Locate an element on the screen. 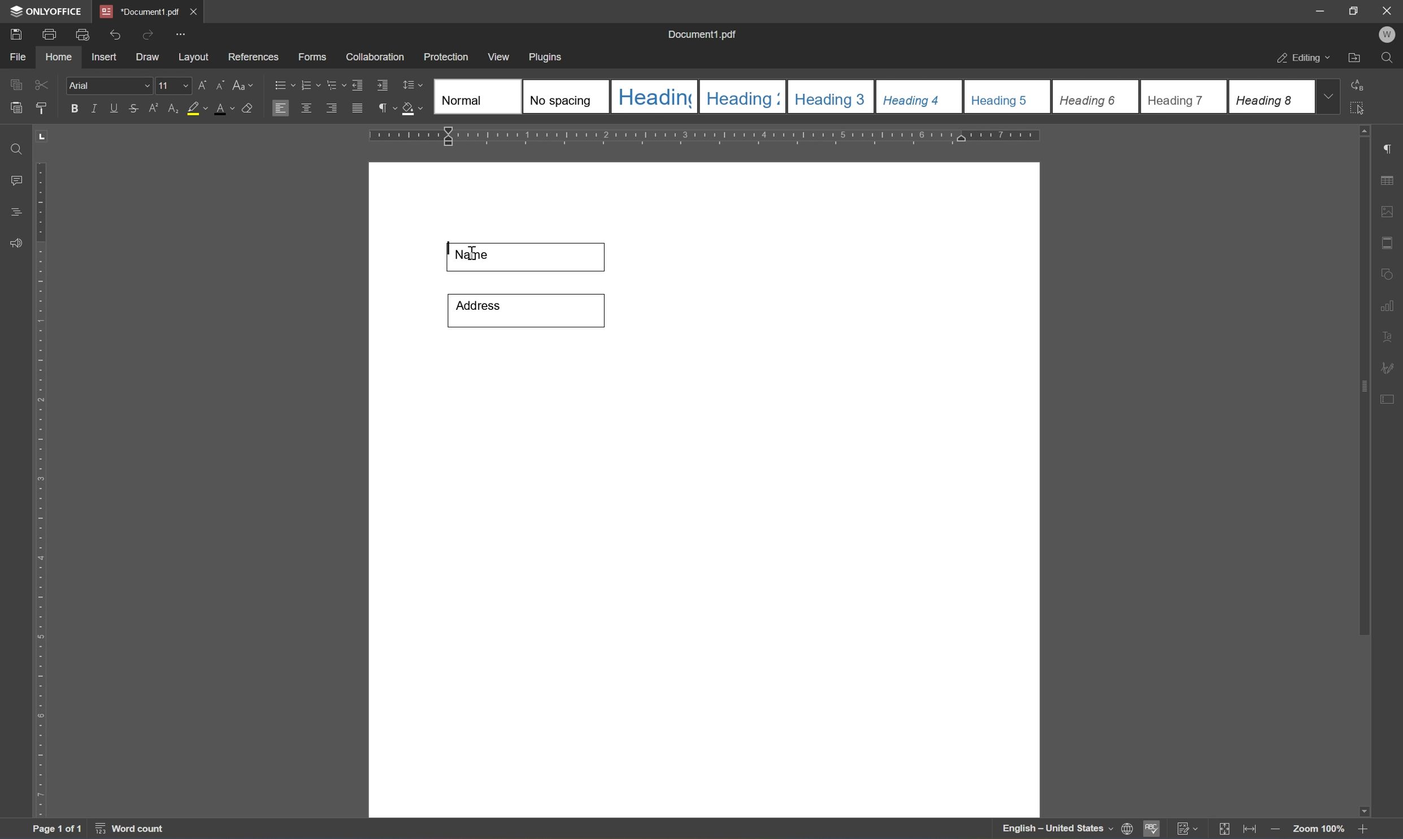 The width and height of the screenshot is (1403, 839). fit to width is located at coordinates (1249, 831).